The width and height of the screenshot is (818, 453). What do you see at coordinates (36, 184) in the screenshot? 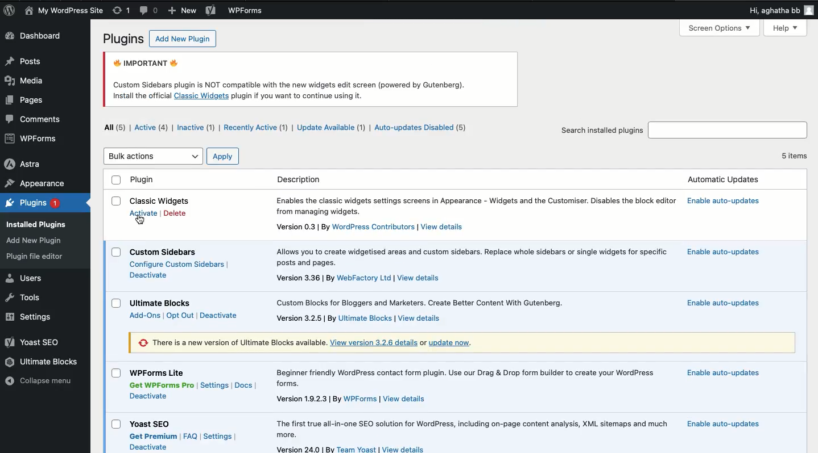
I see `Appearance` at bounding box center [36, 184].